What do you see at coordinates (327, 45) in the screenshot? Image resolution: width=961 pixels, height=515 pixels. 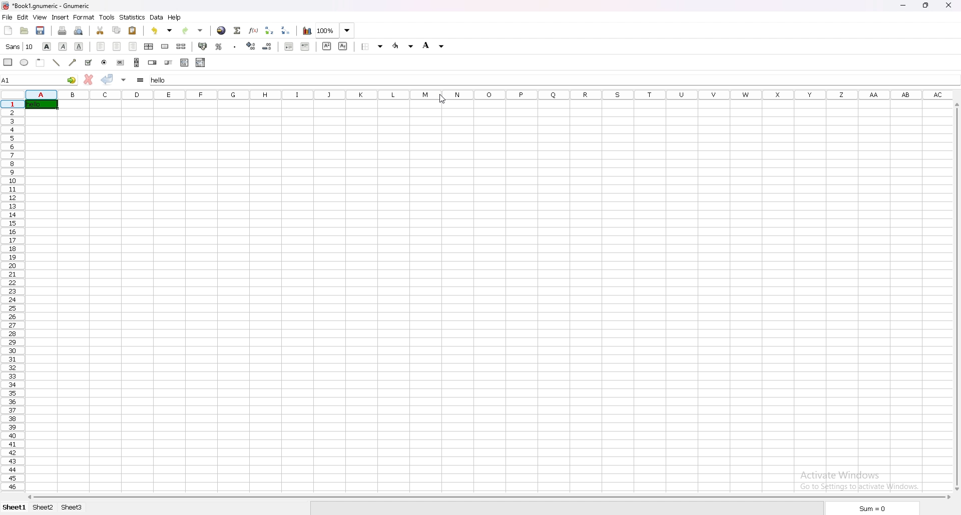 I see `superscript` at bounding box center [327, 45].